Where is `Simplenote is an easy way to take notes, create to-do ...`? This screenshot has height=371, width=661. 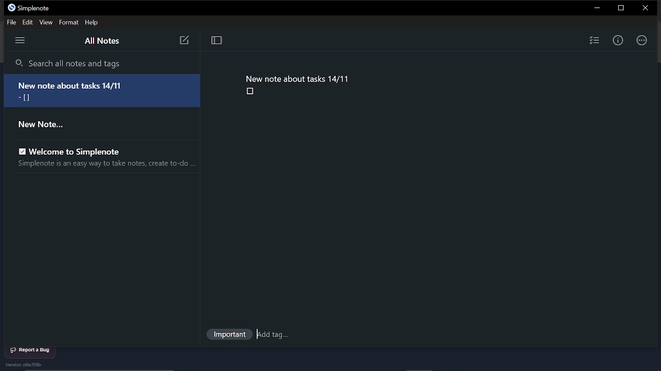
Simplenote is an easy way to take notes, create to-do ... is located at coordinates (104, 165).